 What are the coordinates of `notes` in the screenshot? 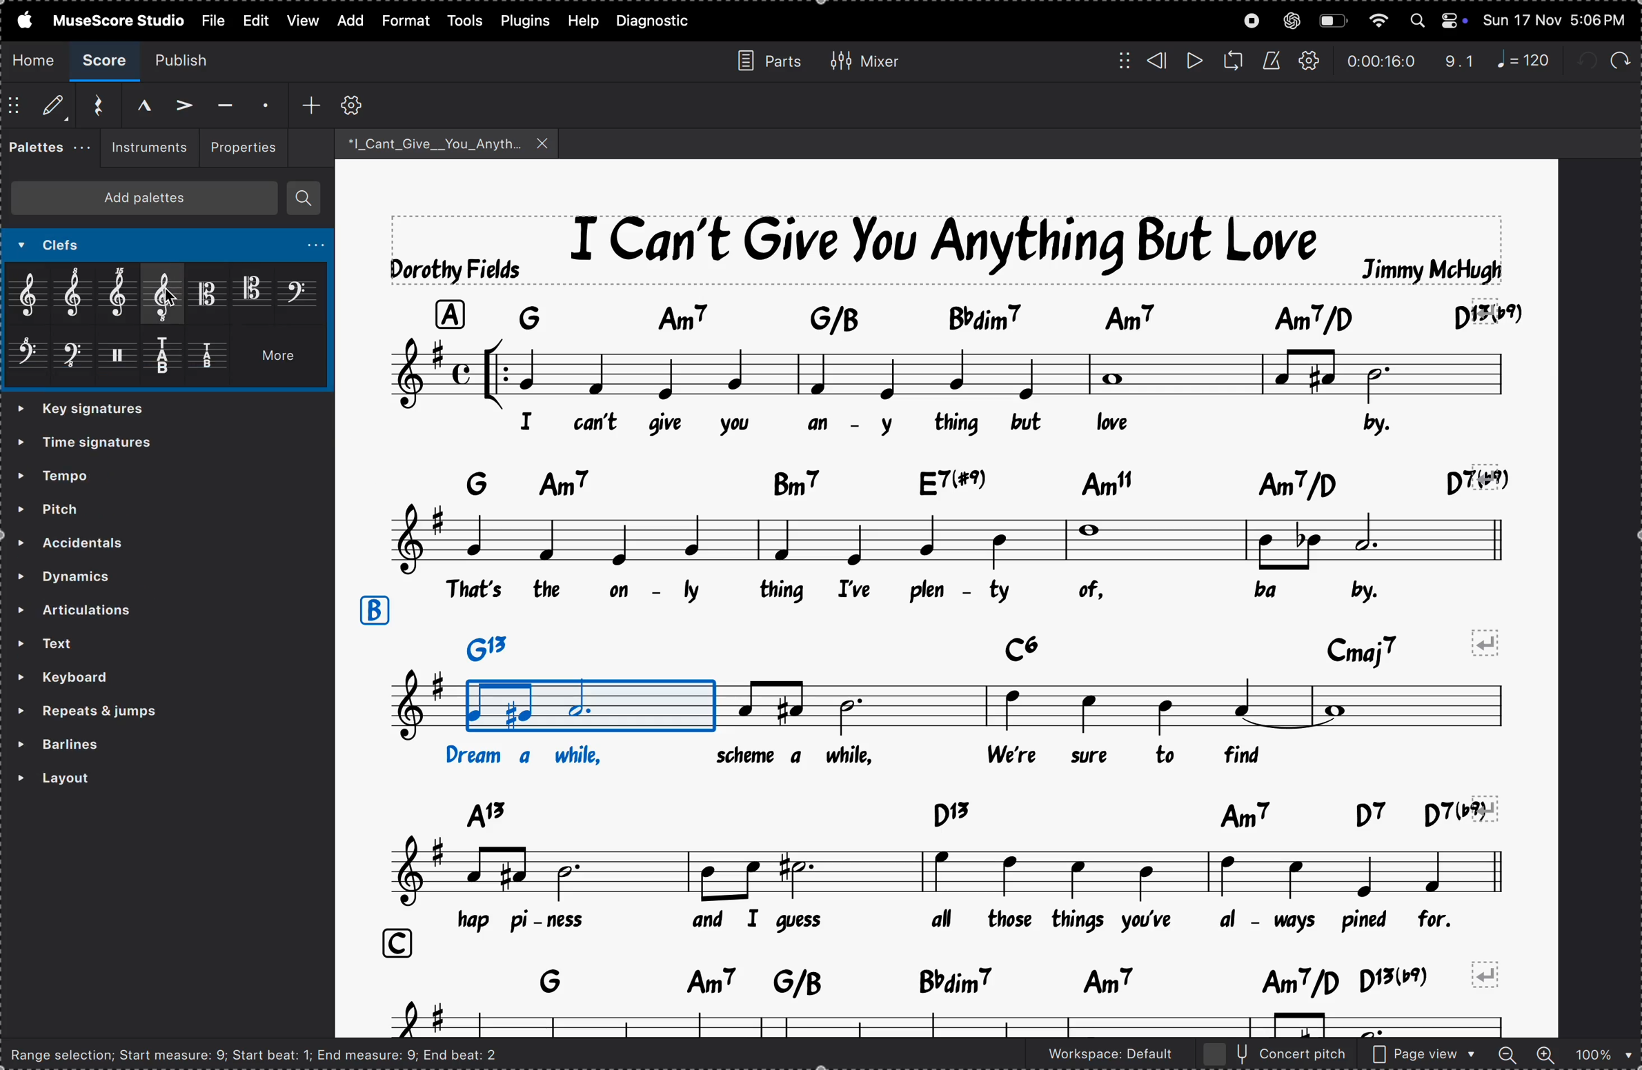 It's located at (944, 872).